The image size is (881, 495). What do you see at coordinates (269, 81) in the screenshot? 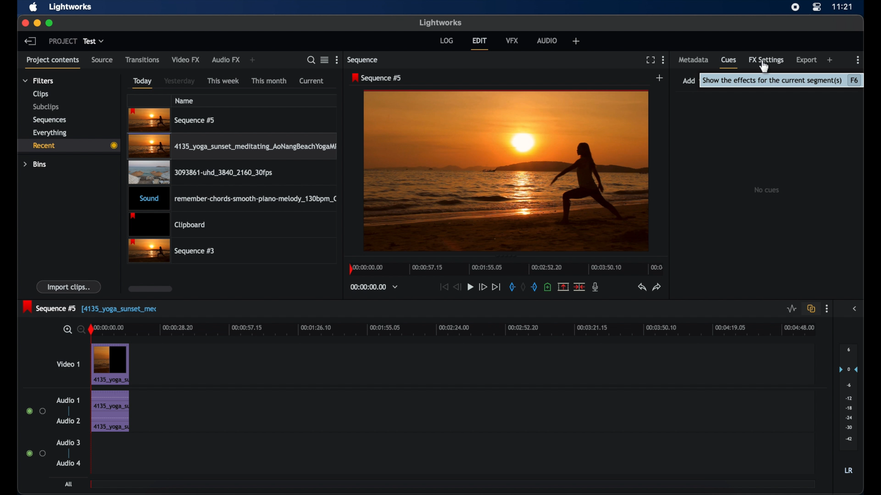
I see `this month` at bounding box center [269, 81].